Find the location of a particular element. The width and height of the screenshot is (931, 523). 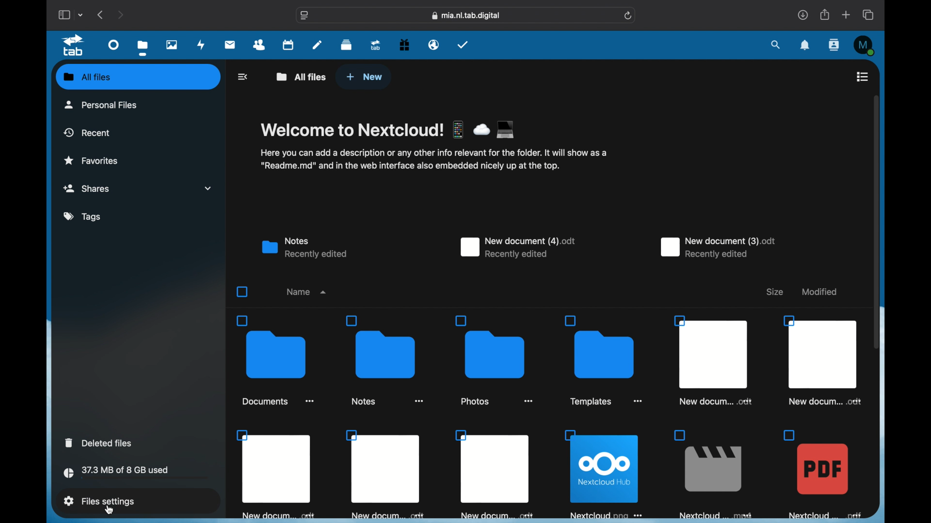

file is located at coordinates (386, 475).